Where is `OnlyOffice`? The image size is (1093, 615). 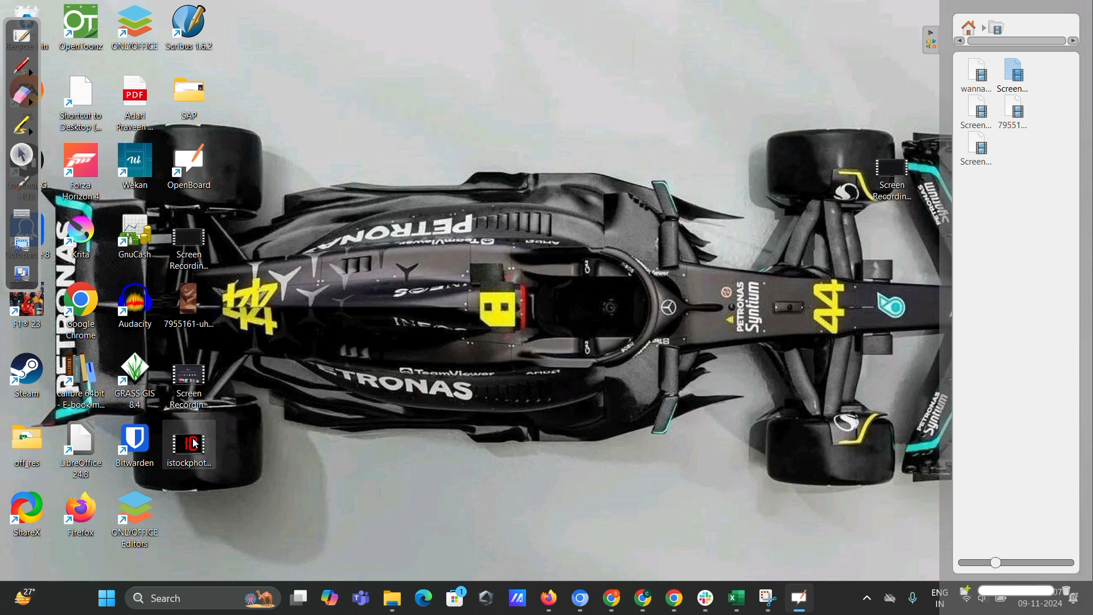
OnlyOffice is located at coordinates (137, 31).